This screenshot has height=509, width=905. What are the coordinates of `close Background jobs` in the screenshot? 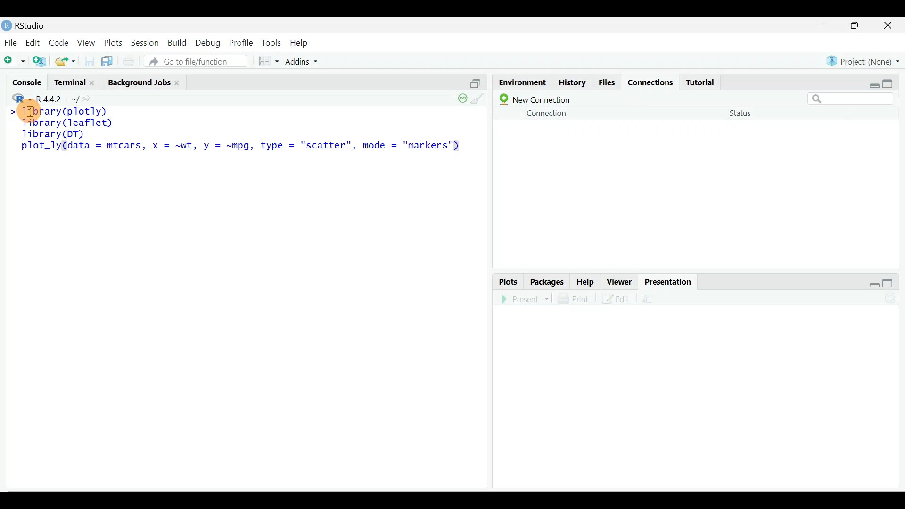 It's located at (179, 81).